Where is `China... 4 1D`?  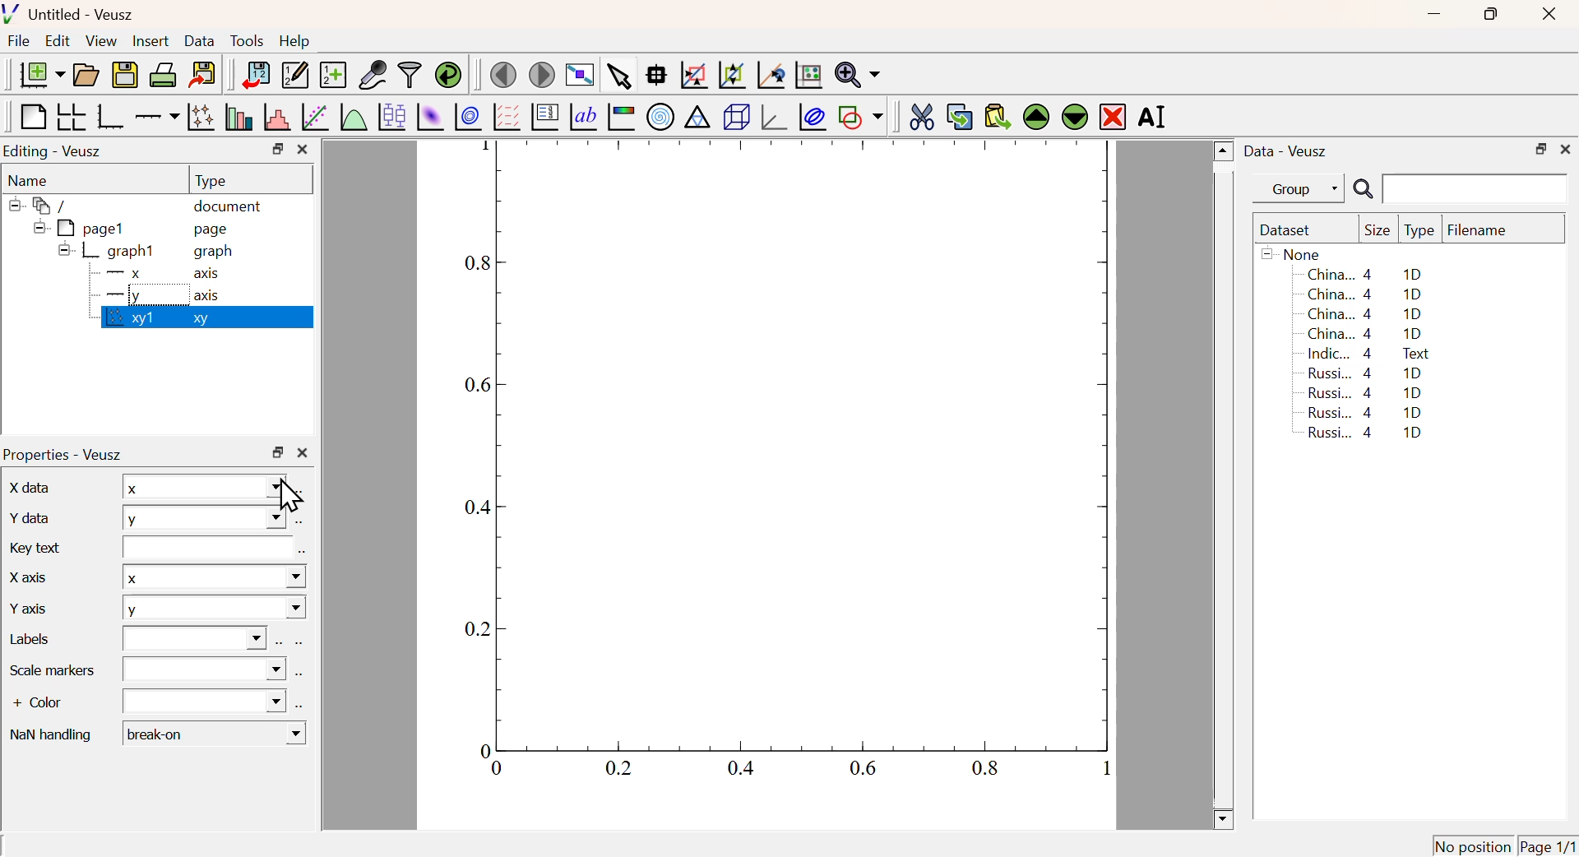 China... 4 1D is located at coordinates (1367, 315).